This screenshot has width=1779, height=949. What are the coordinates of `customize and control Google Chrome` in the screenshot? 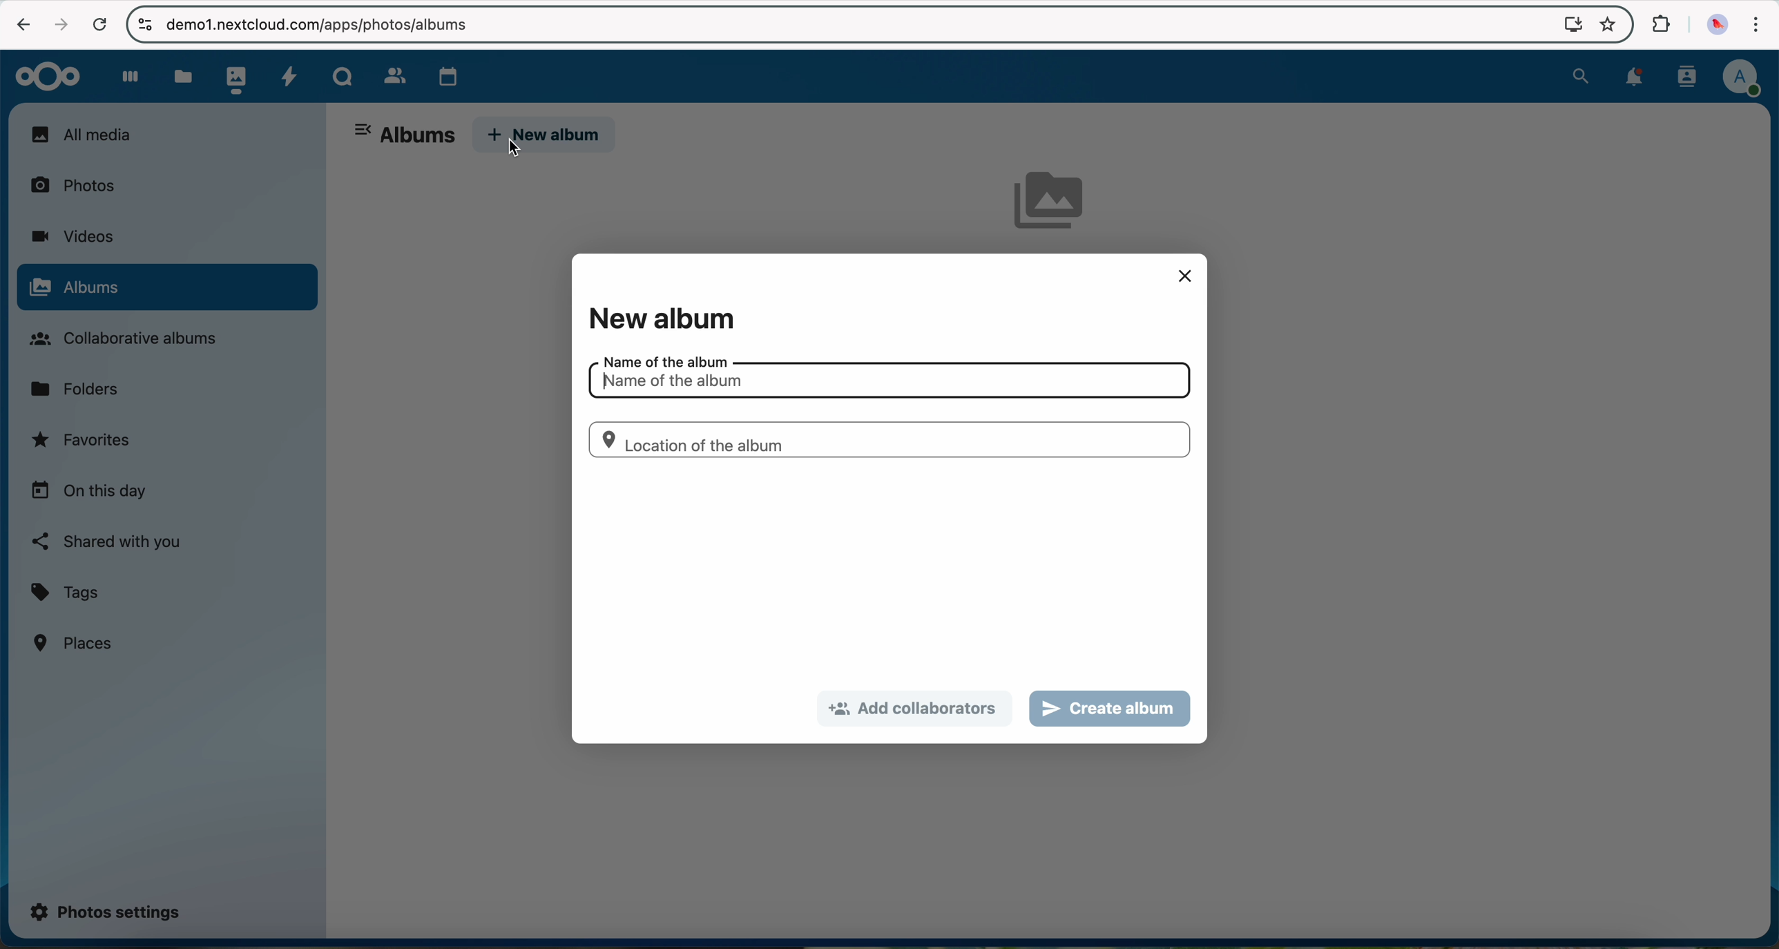 It's located at (1754, 28).